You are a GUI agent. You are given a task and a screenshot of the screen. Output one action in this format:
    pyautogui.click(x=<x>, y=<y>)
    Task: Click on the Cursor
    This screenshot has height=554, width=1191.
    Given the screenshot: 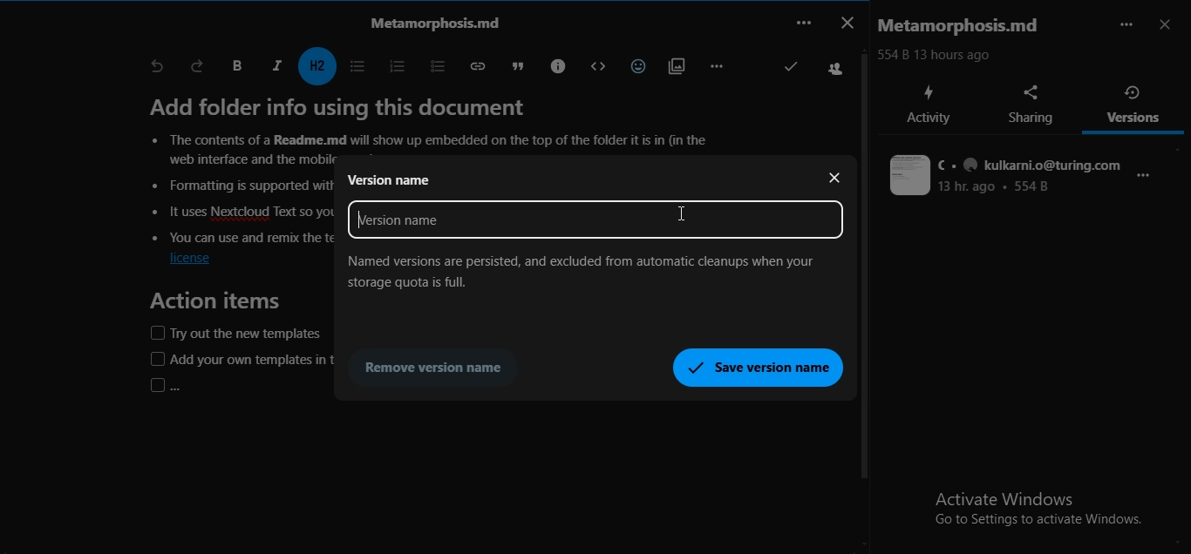 What is the action you would take?
    pyautogui.click(x=684, y=215)
    